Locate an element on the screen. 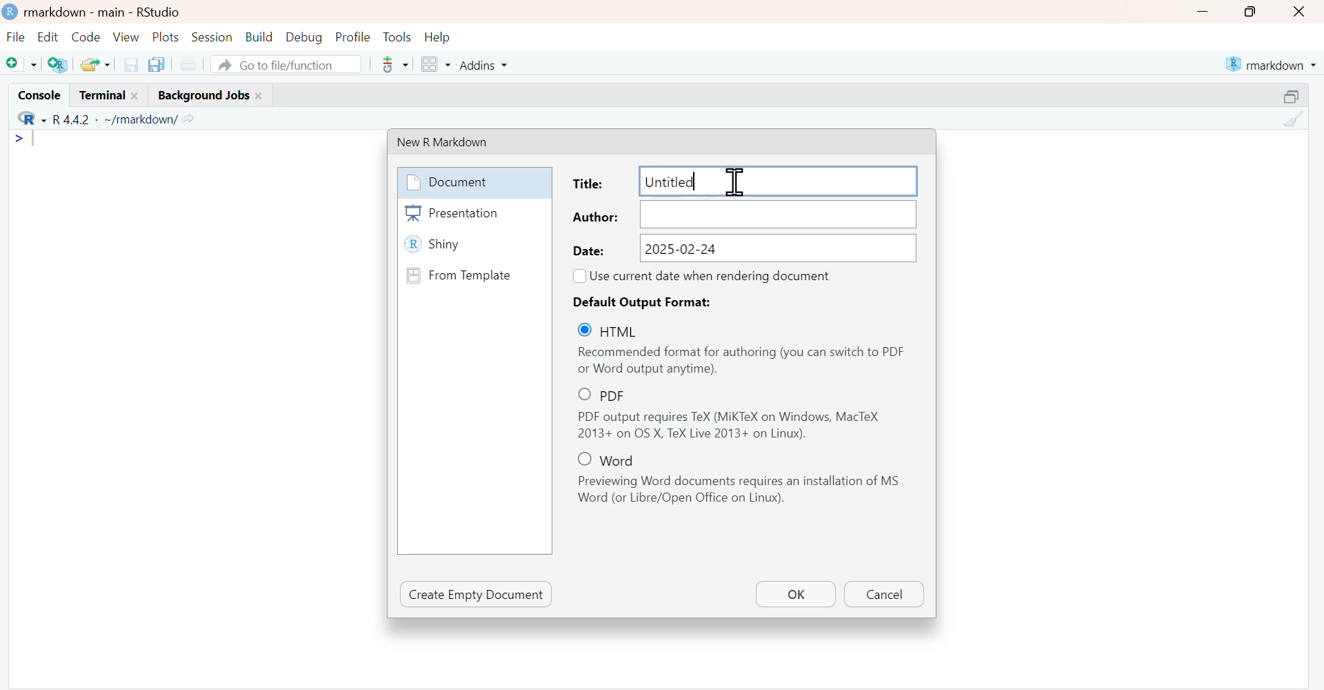  Save all open documents is located at coordinates (159, 65).